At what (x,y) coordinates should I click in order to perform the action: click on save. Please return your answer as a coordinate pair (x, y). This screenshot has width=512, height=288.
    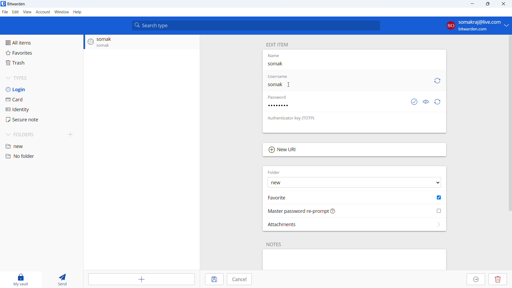
    Looking at the image, I should click on (214, 279).